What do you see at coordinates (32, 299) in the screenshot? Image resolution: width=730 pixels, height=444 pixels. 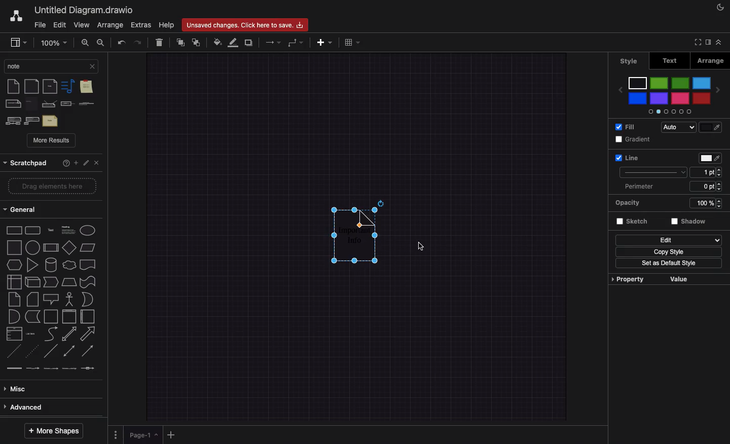 I see `card` at bounding box center [32, 299].